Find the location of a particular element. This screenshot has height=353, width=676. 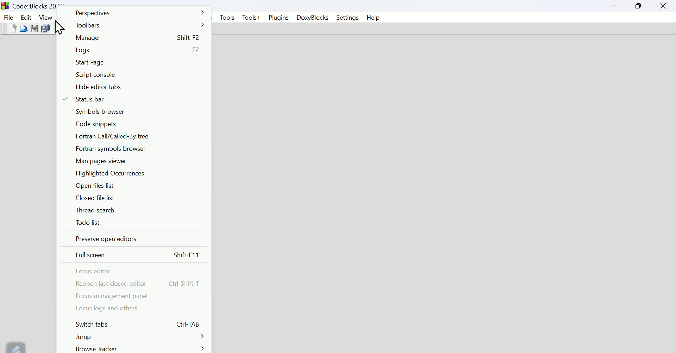

Doxyblocks is located at coordinates (312, 17).